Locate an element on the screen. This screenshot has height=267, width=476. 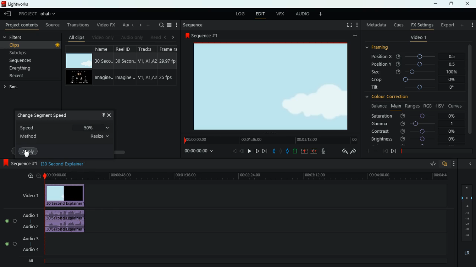
end is located at coordinates (266, 151).